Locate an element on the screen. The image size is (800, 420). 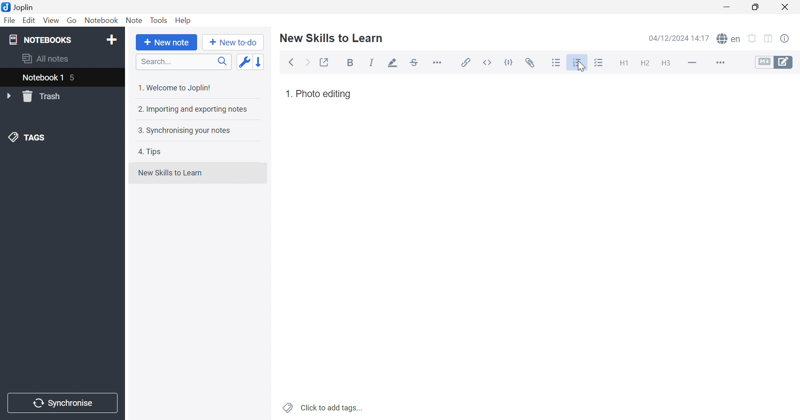
04/12/2024 is located at coordinates (669, 39).